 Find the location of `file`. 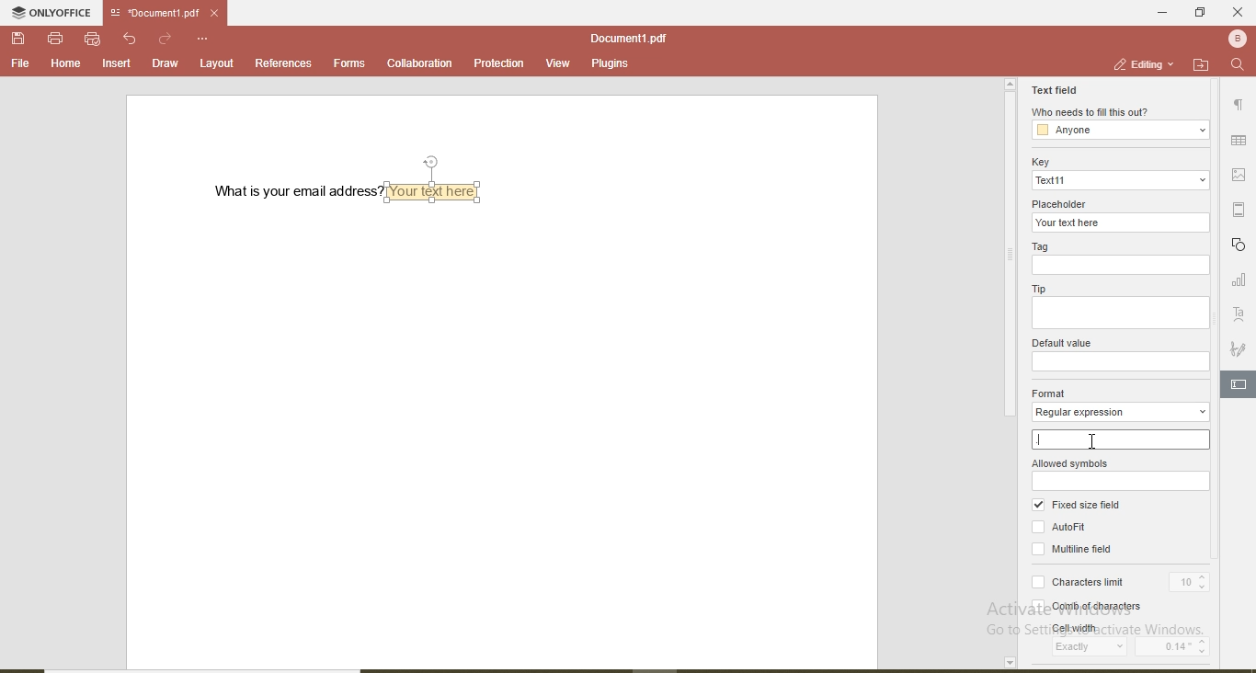

file is located at coordinates (20, 63).